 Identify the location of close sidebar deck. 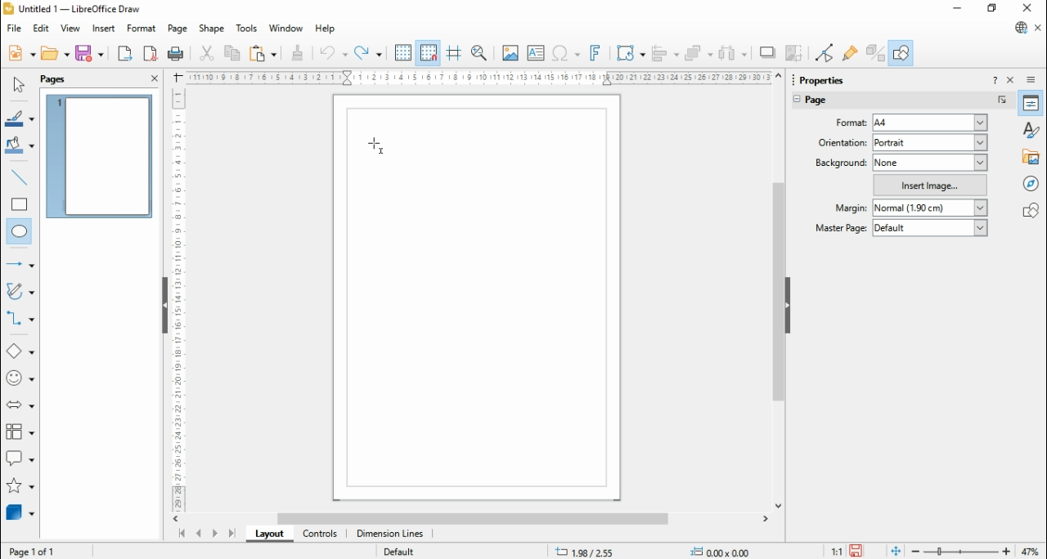
(1012, 79).